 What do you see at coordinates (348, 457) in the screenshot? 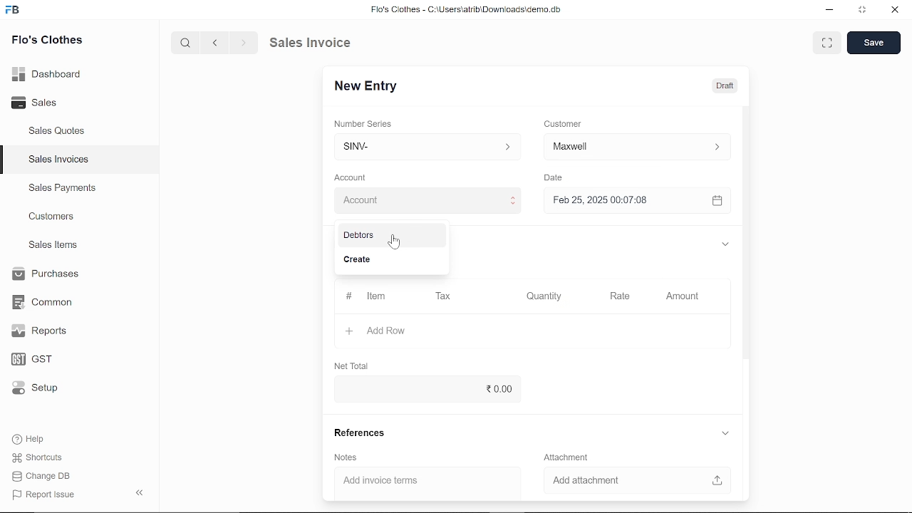
I see `‘Notes` at bounding box center [348, 457].